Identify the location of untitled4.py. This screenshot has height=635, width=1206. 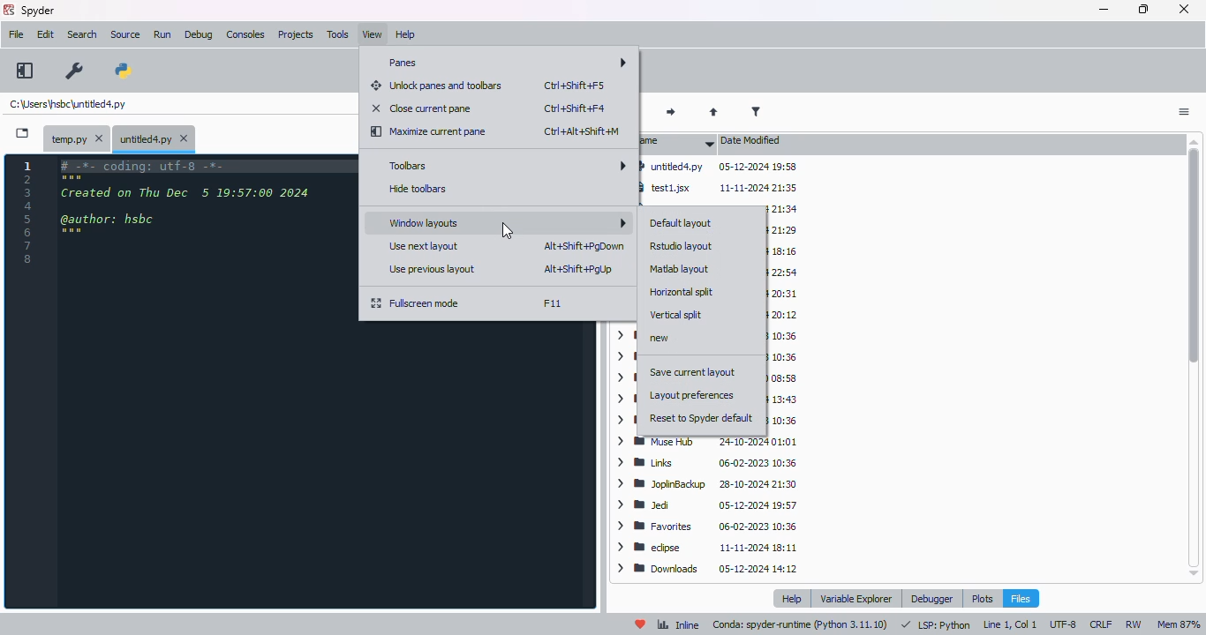
(719, 165).